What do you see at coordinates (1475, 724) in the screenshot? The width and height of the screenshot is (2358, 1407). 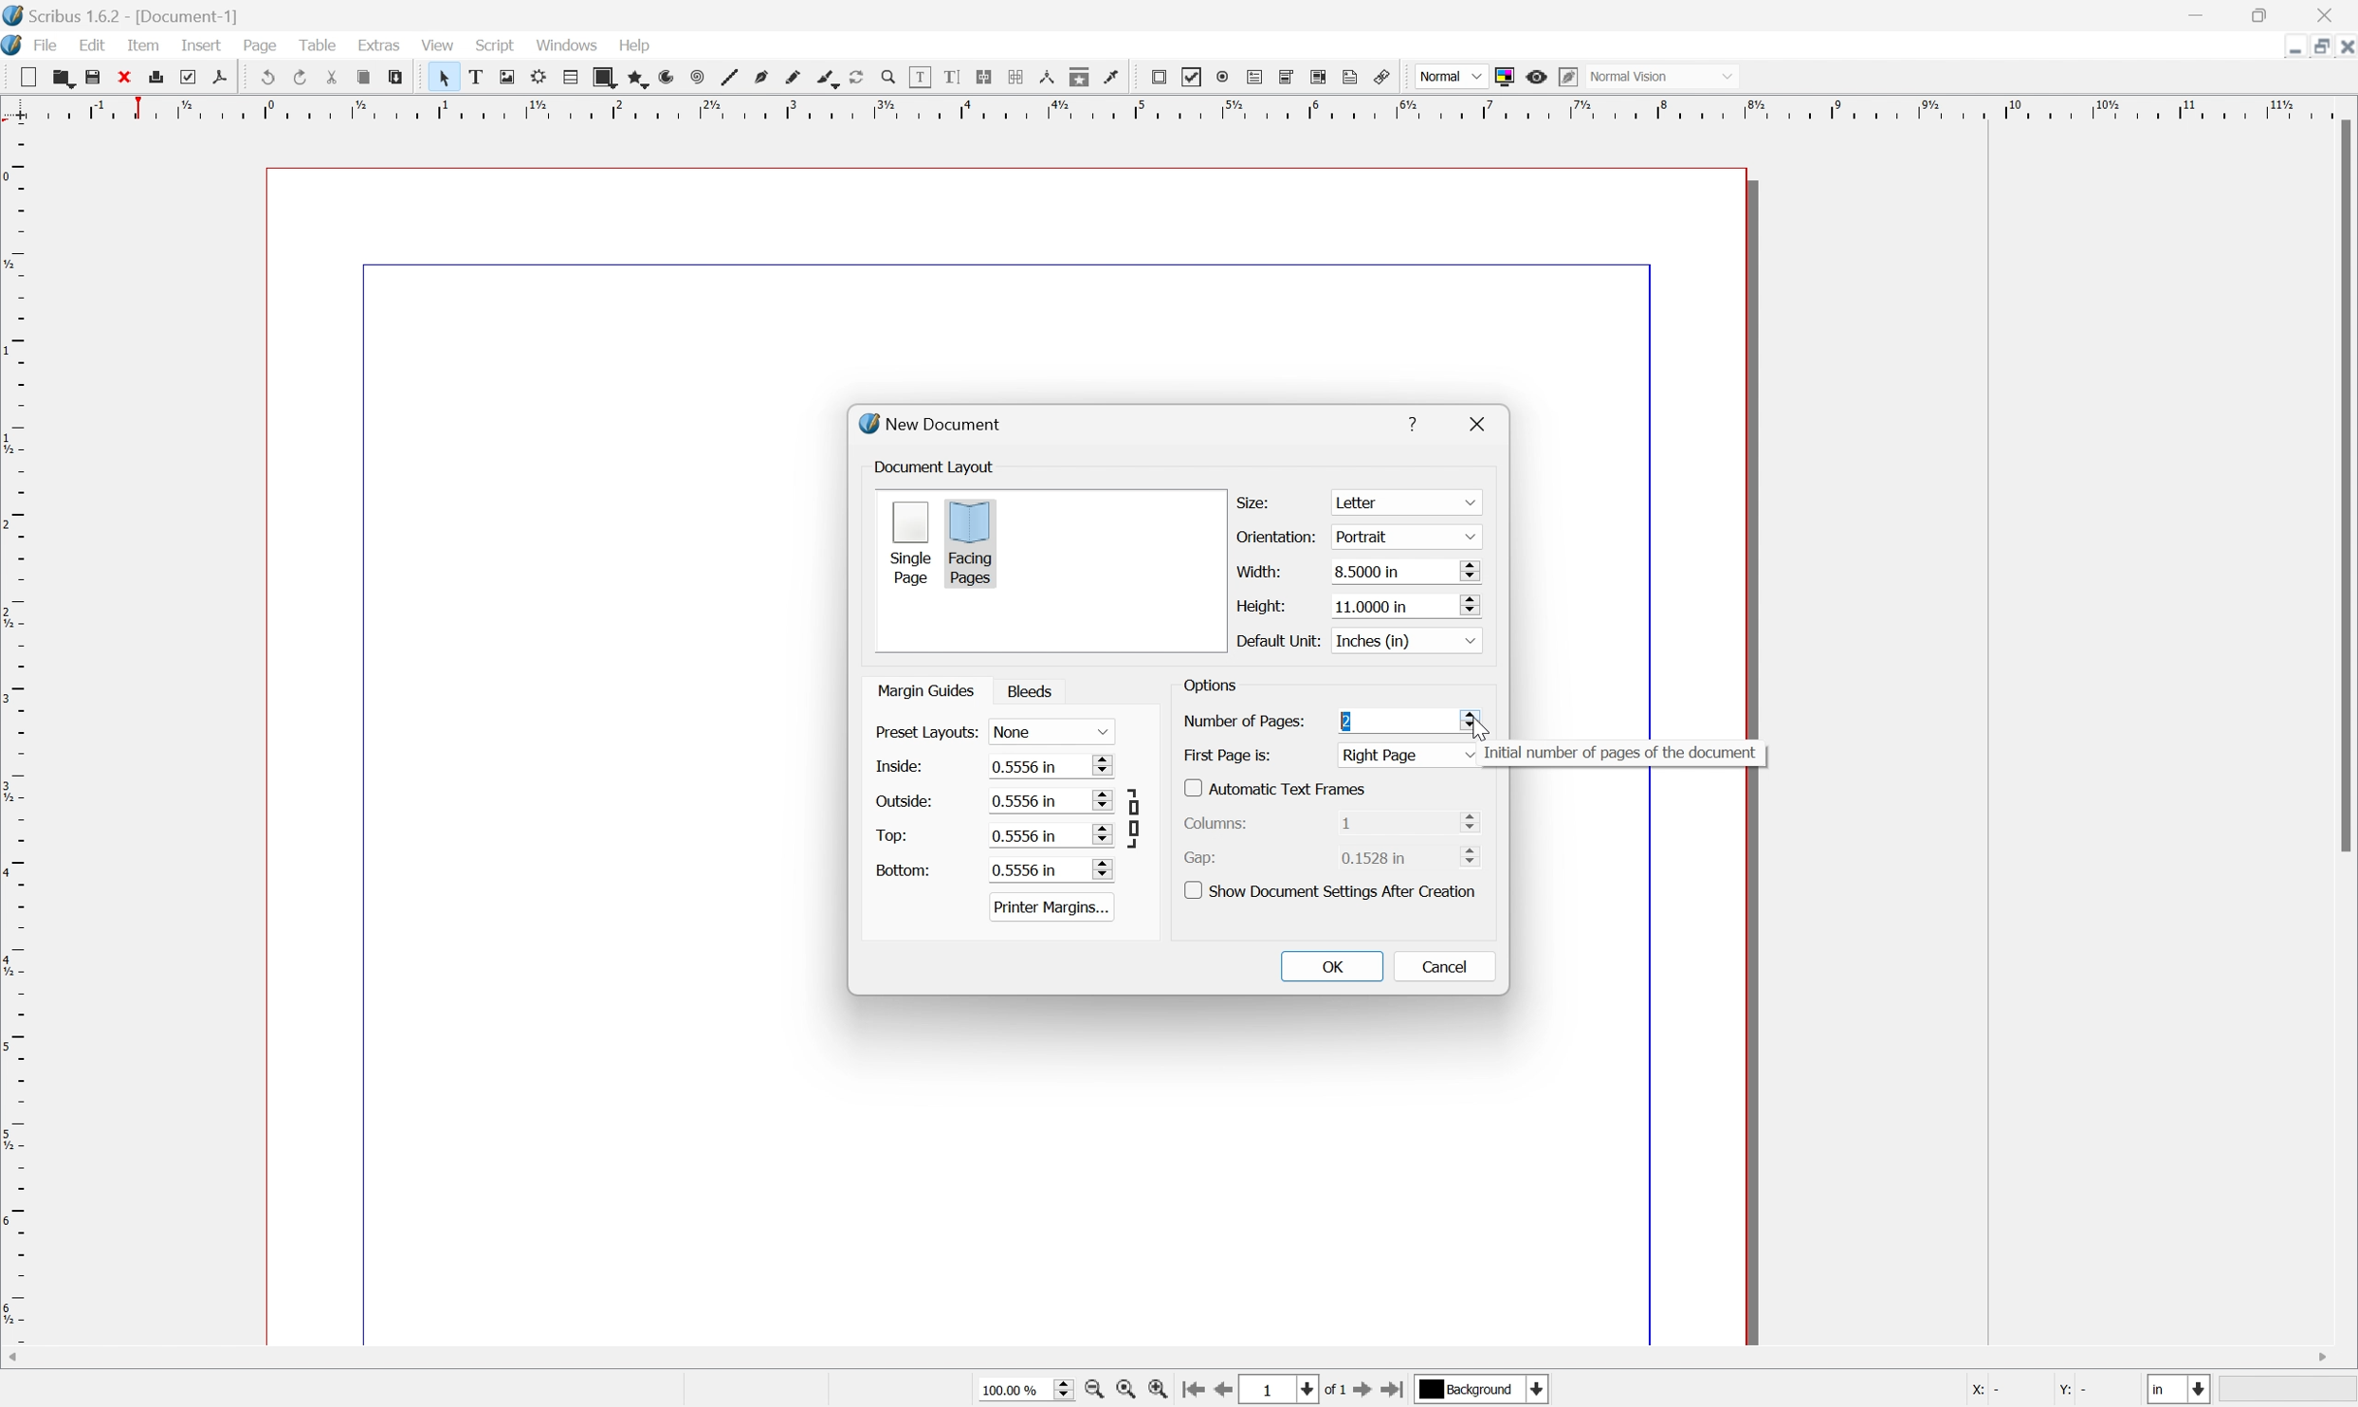 I see `cursor` at bounding box center [1475, 724].